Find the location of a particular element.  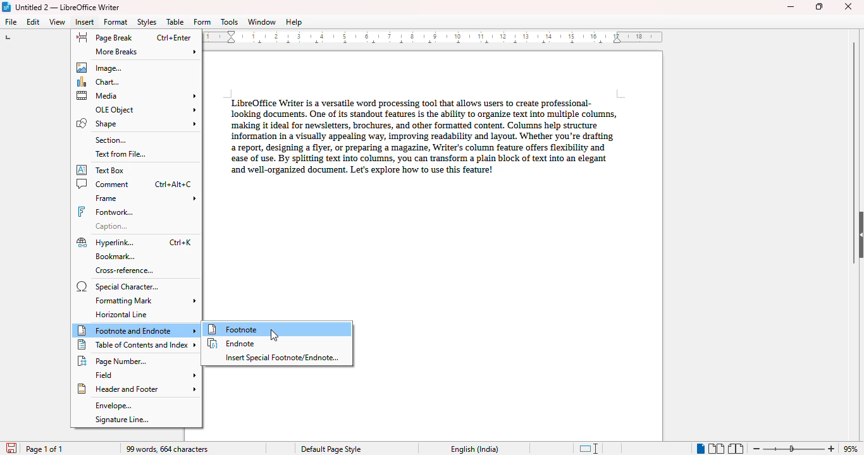

file is located at coordinates (11, 21).